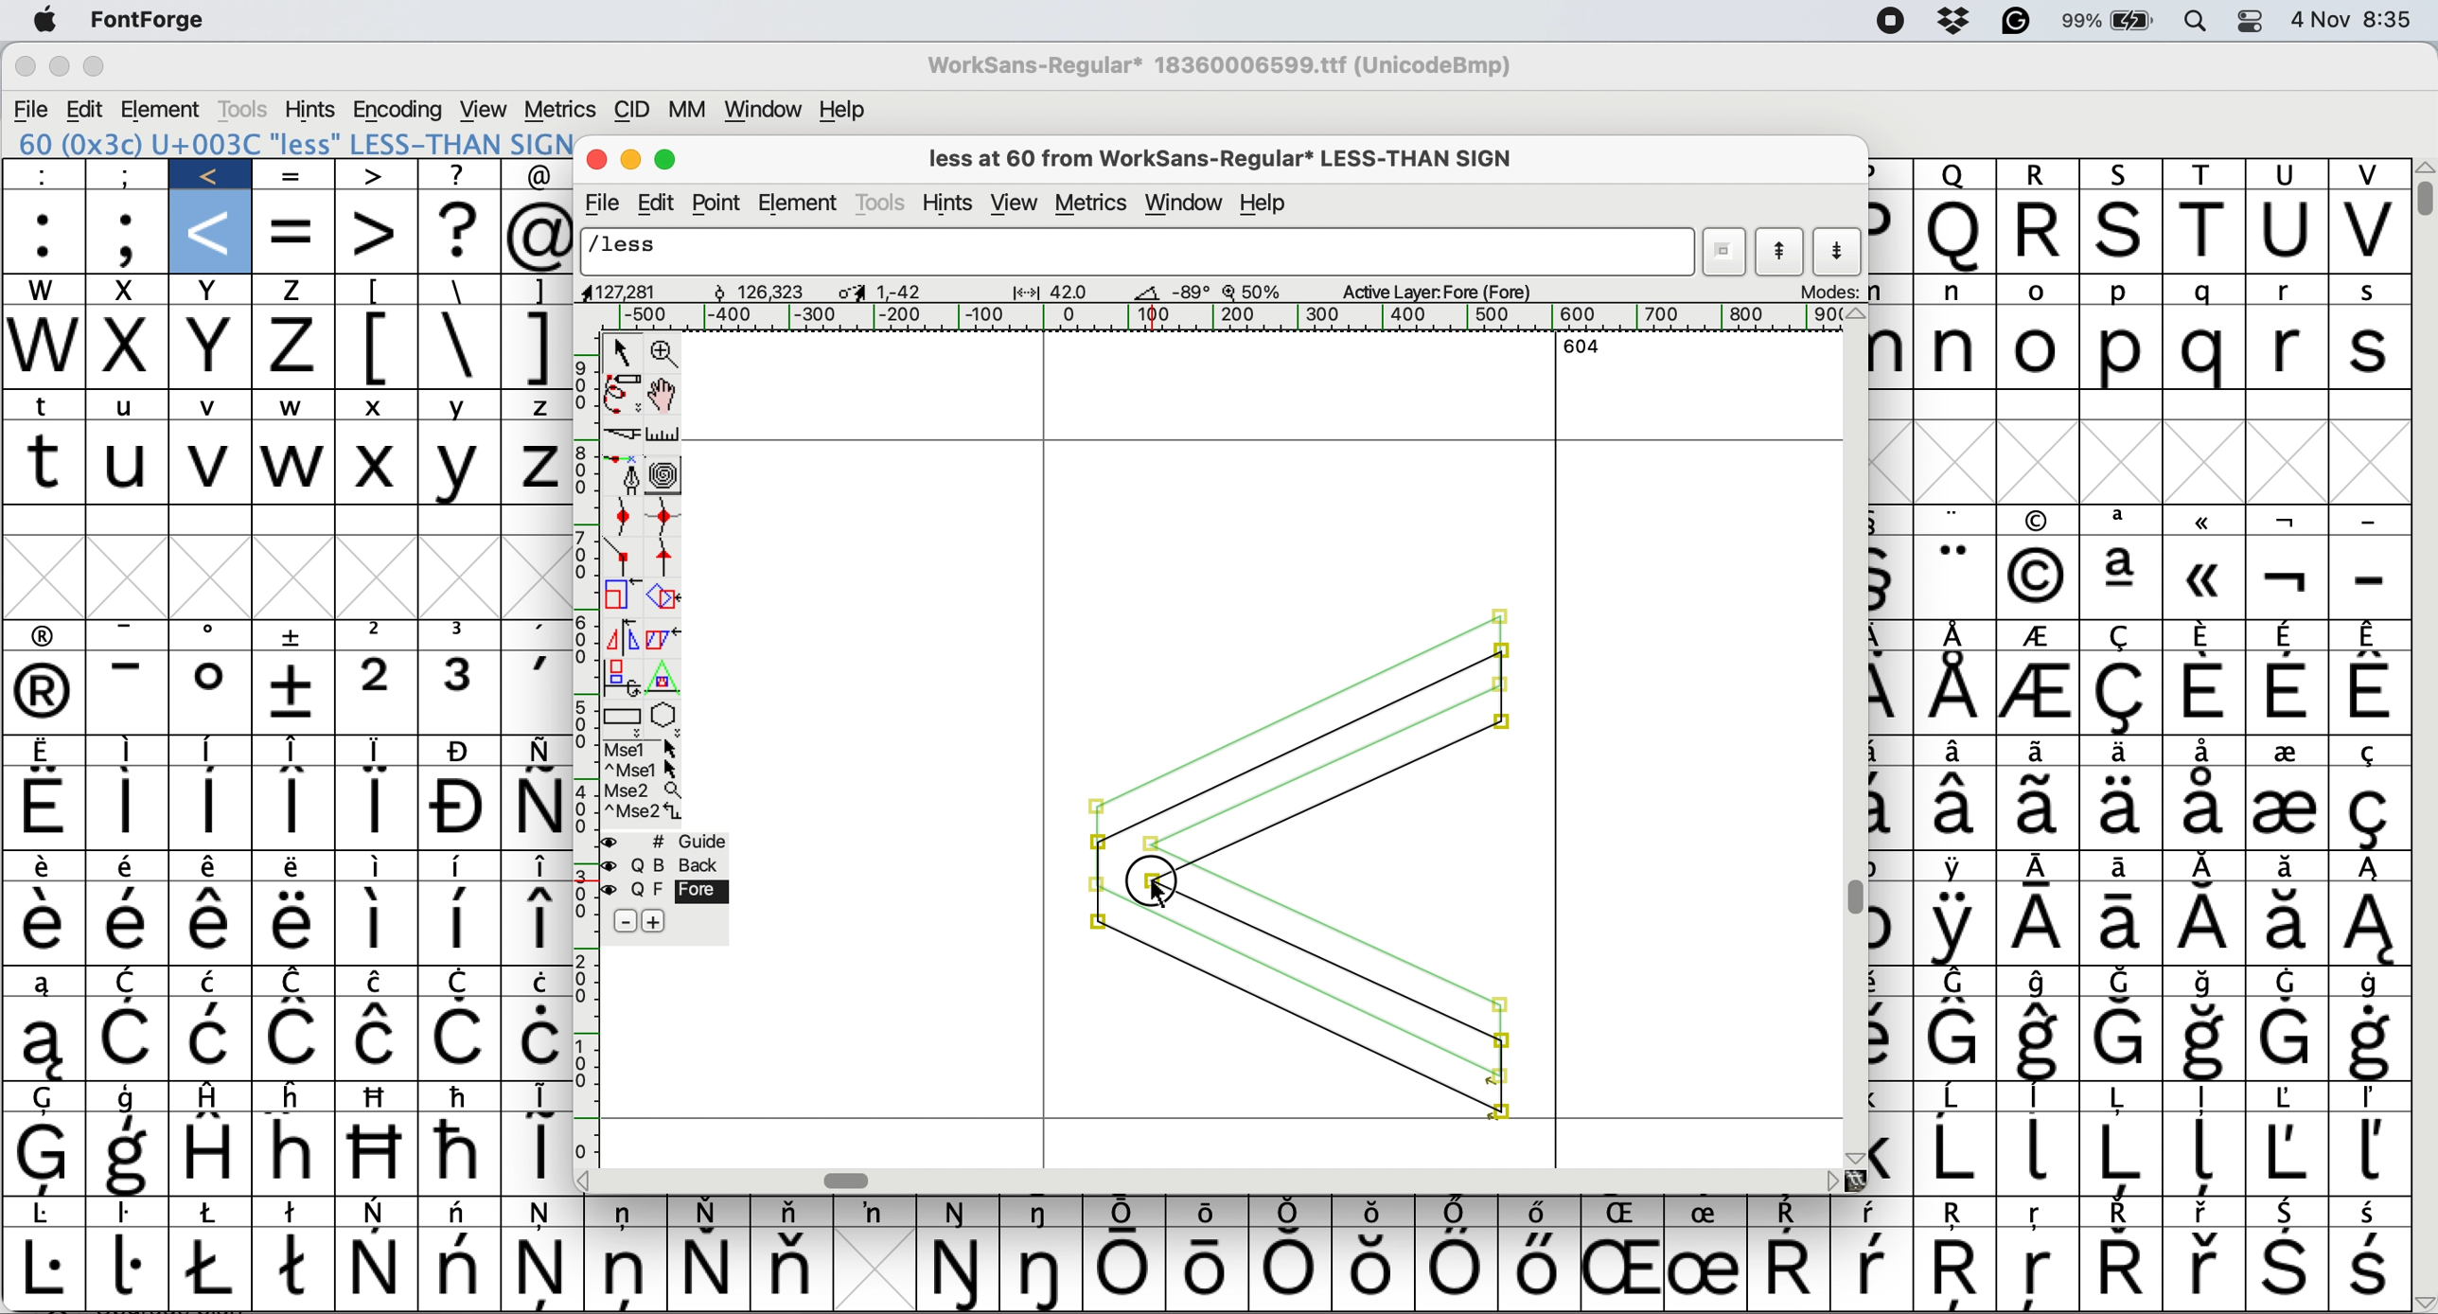  Describe the element at coordinates (2037, 292) in the screenshot. I see `o` at that location.